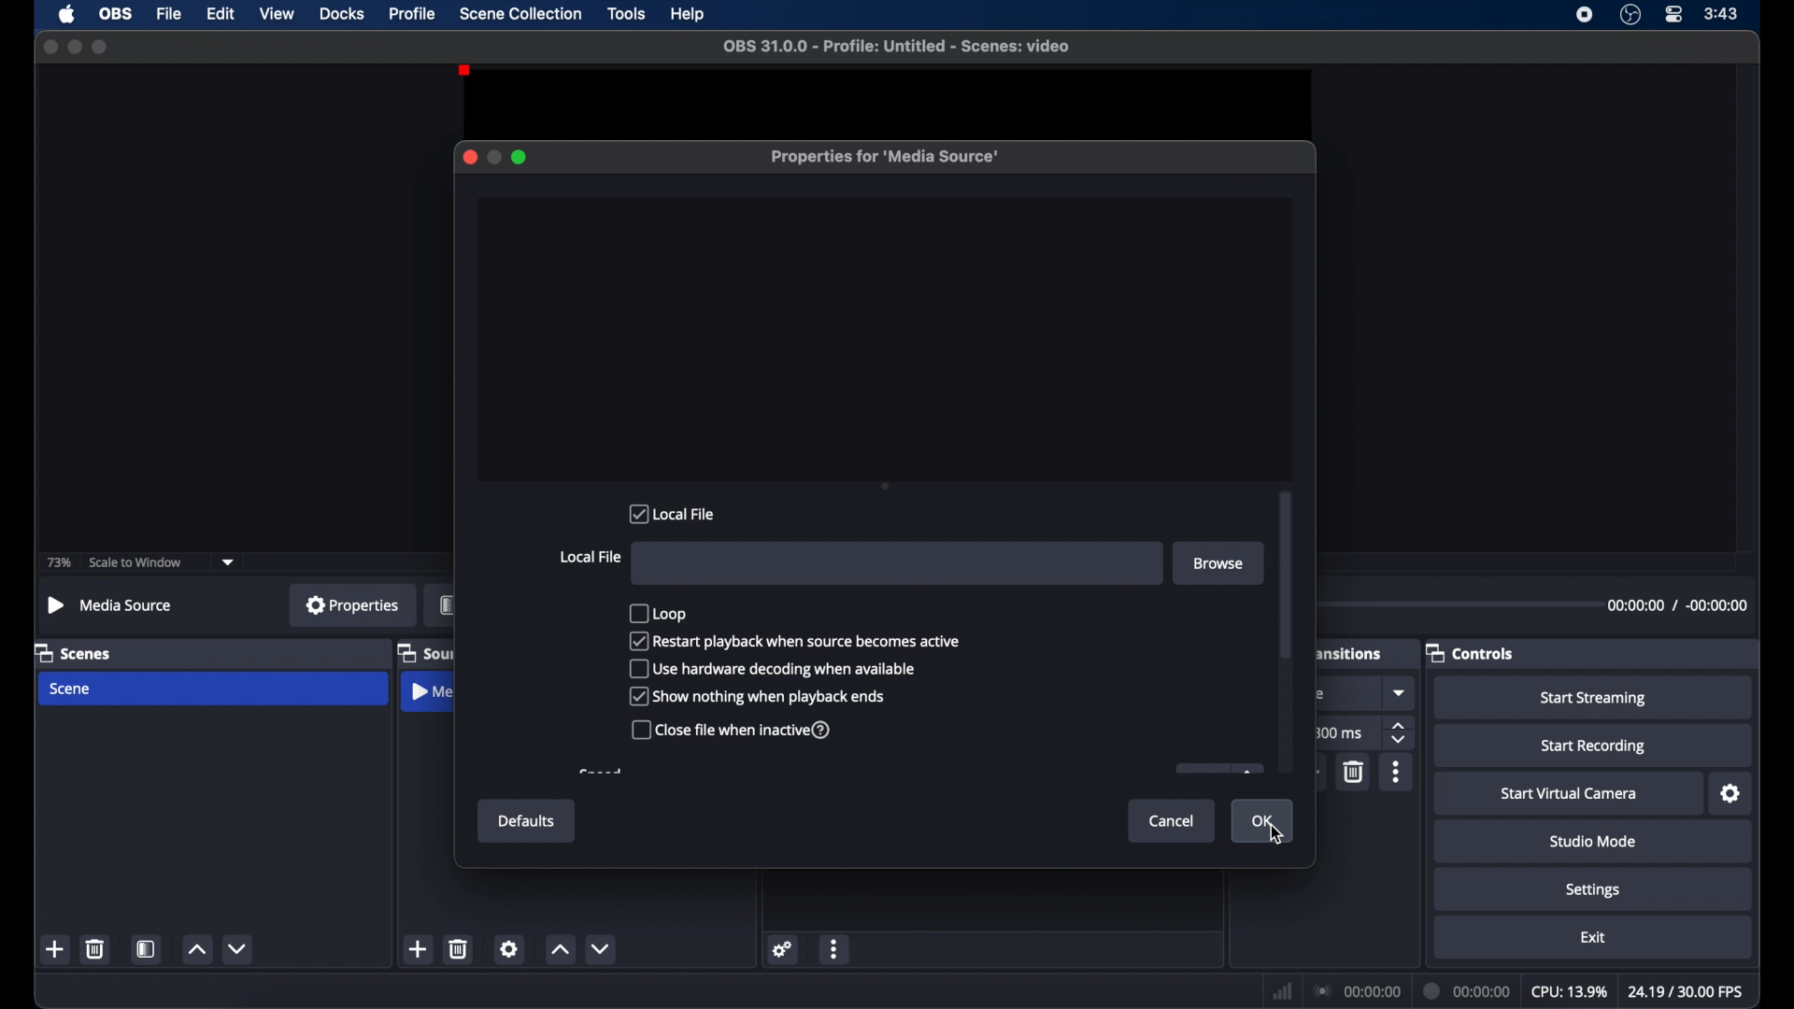 This screenshot has height=1009, width=1794. Describe the element at coordinates (343, 14) in the screenshot. I see `docks` at that location.